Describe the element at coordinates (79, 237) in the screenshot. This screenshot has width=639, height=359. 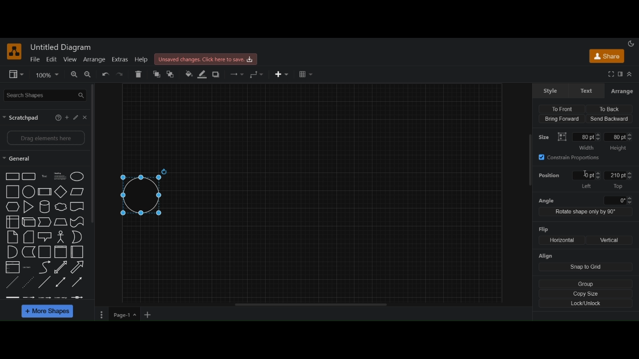
I see `Half moon` at that location.